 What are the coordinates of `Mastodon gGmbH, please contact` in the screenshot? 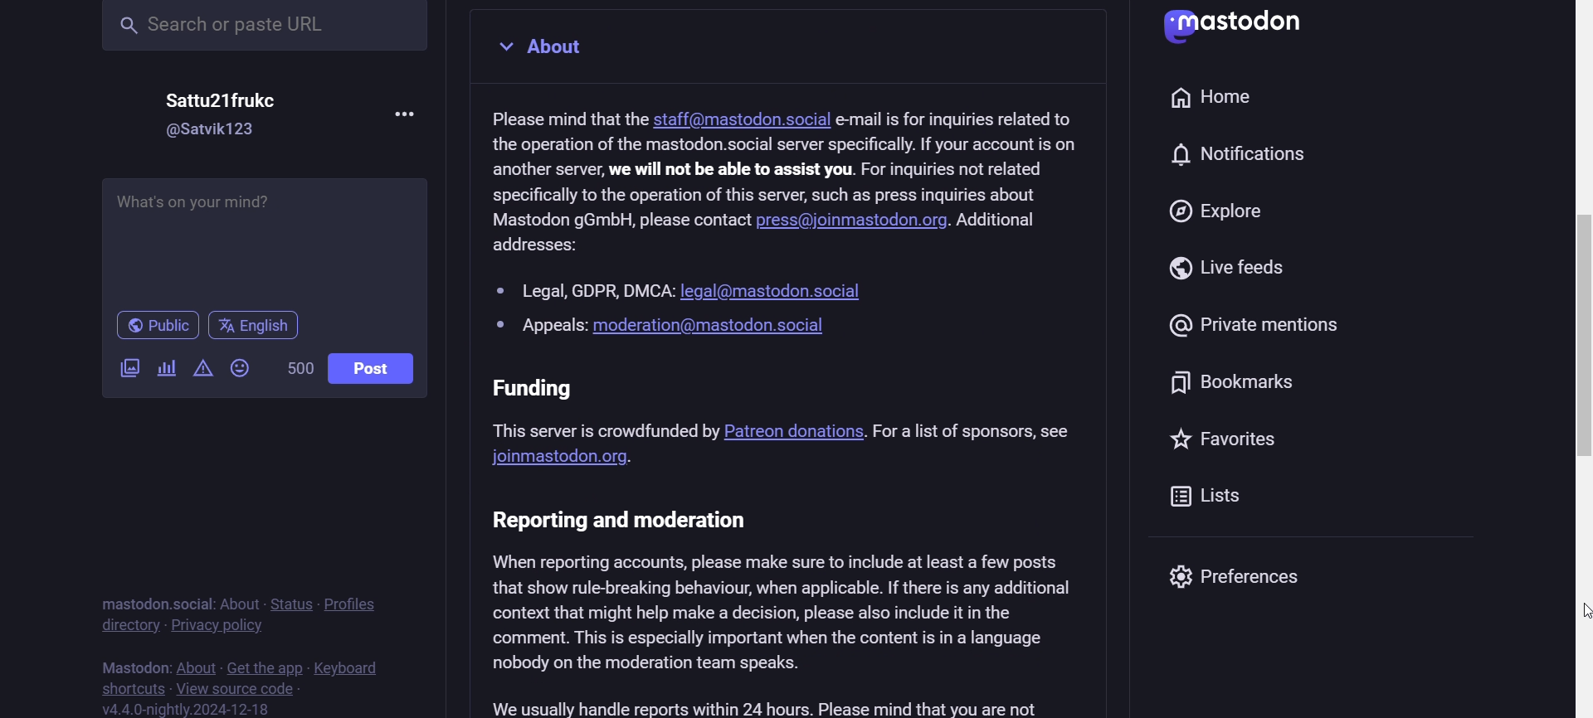 It's located at (619, 220).